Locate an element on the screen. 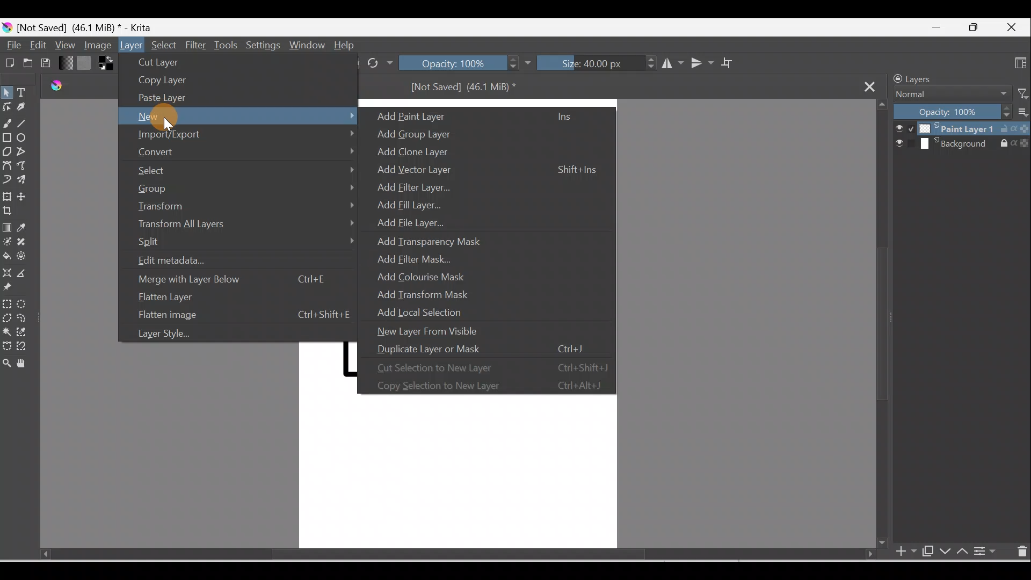 This screenshot has width=1031, height=580. Polygonal selection is located at coordinates (6, 317).